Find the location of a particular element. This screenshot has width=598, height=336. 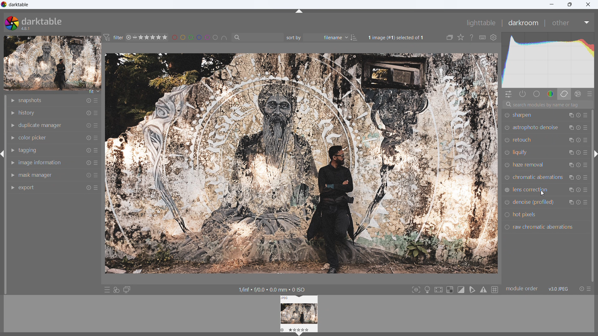

reset is located at coordinates (88, 186).